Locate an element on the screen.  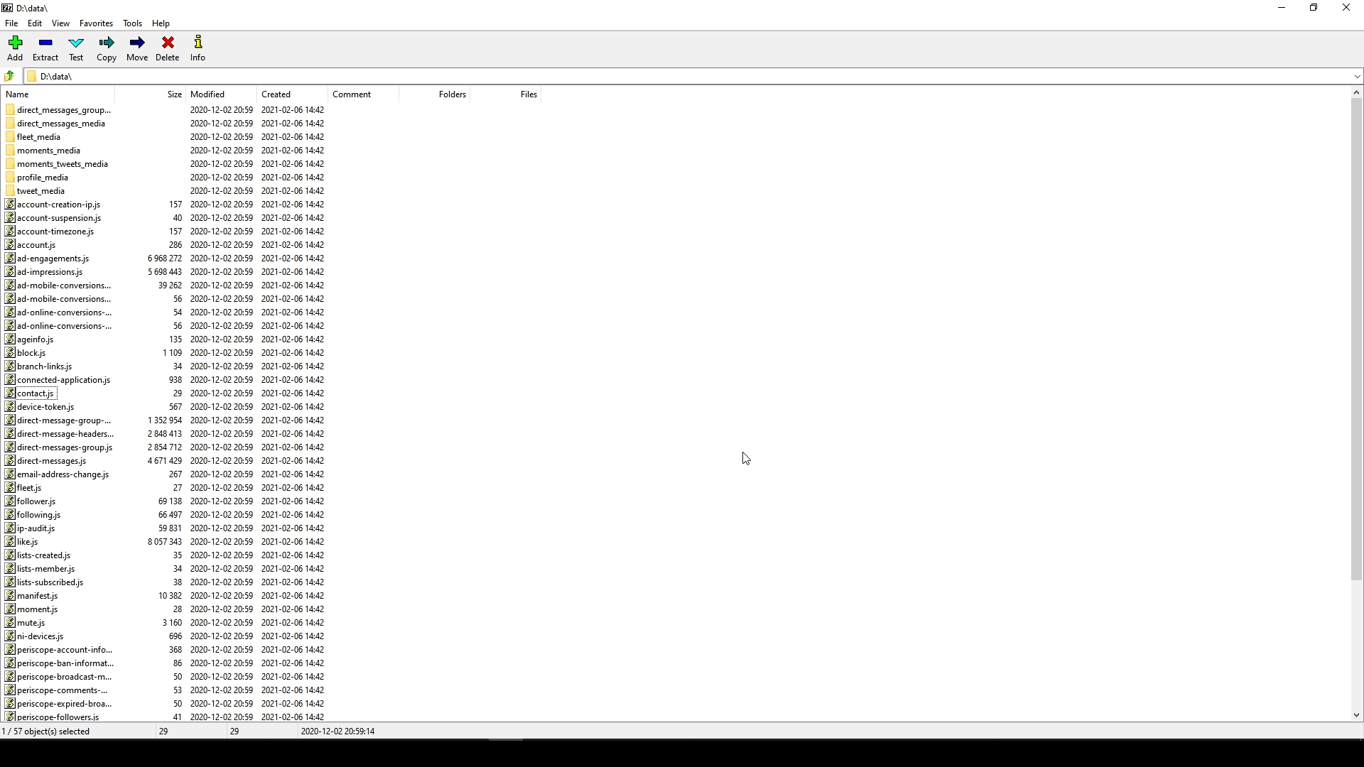
ip-audits.js is located at coordinates (31, 528).